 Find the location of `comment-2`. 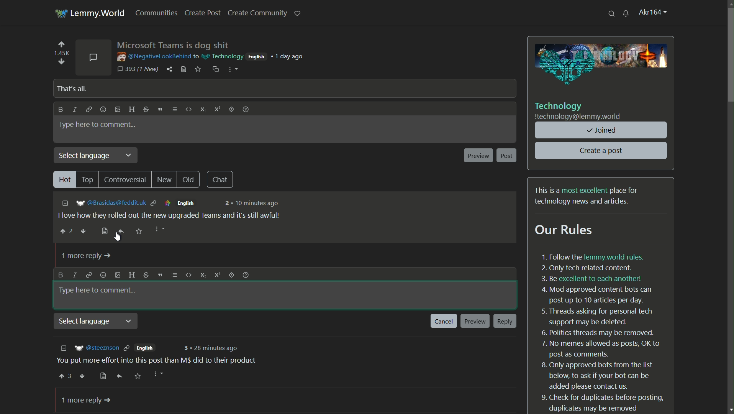

comment-2 is located at coordinates (161, 361).